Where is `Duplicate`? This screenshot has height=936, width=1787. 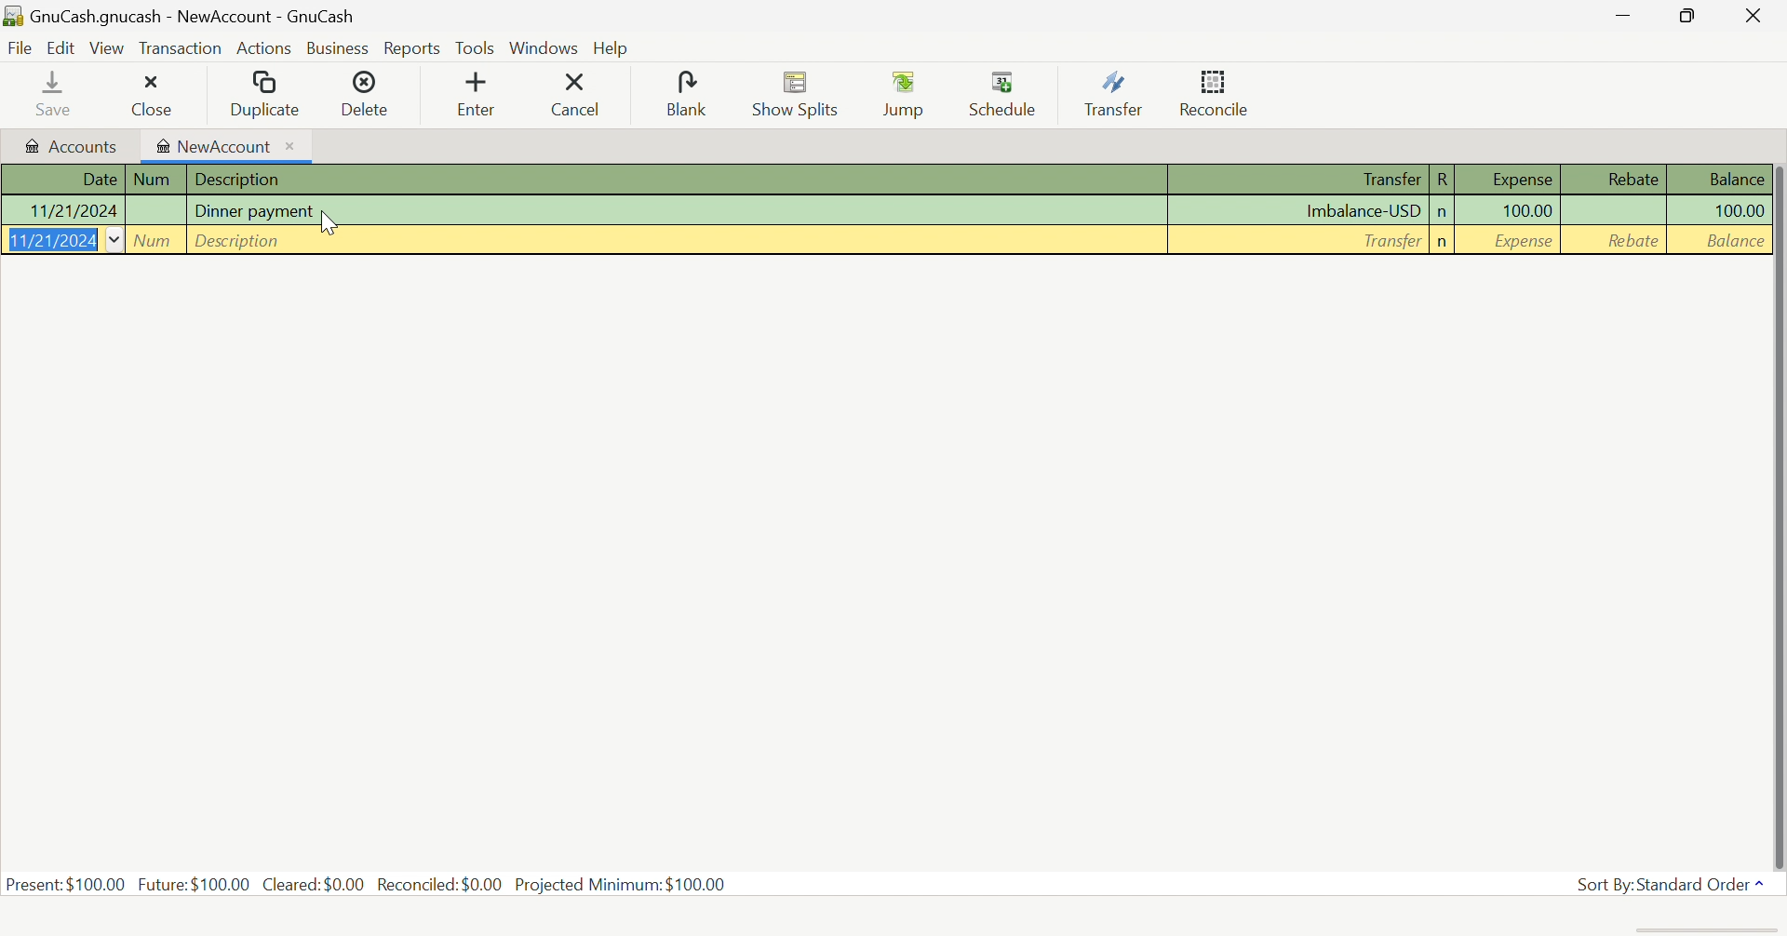
Duplicate is located at coordinates (264, 96).